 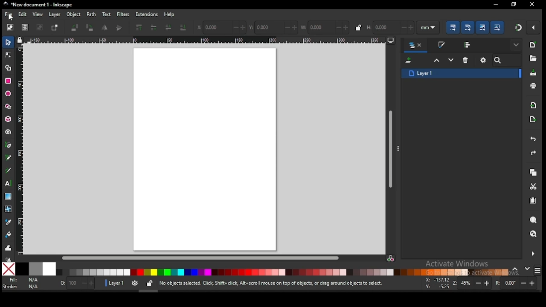 I want to click on snap options, so click(x=534, y=27).